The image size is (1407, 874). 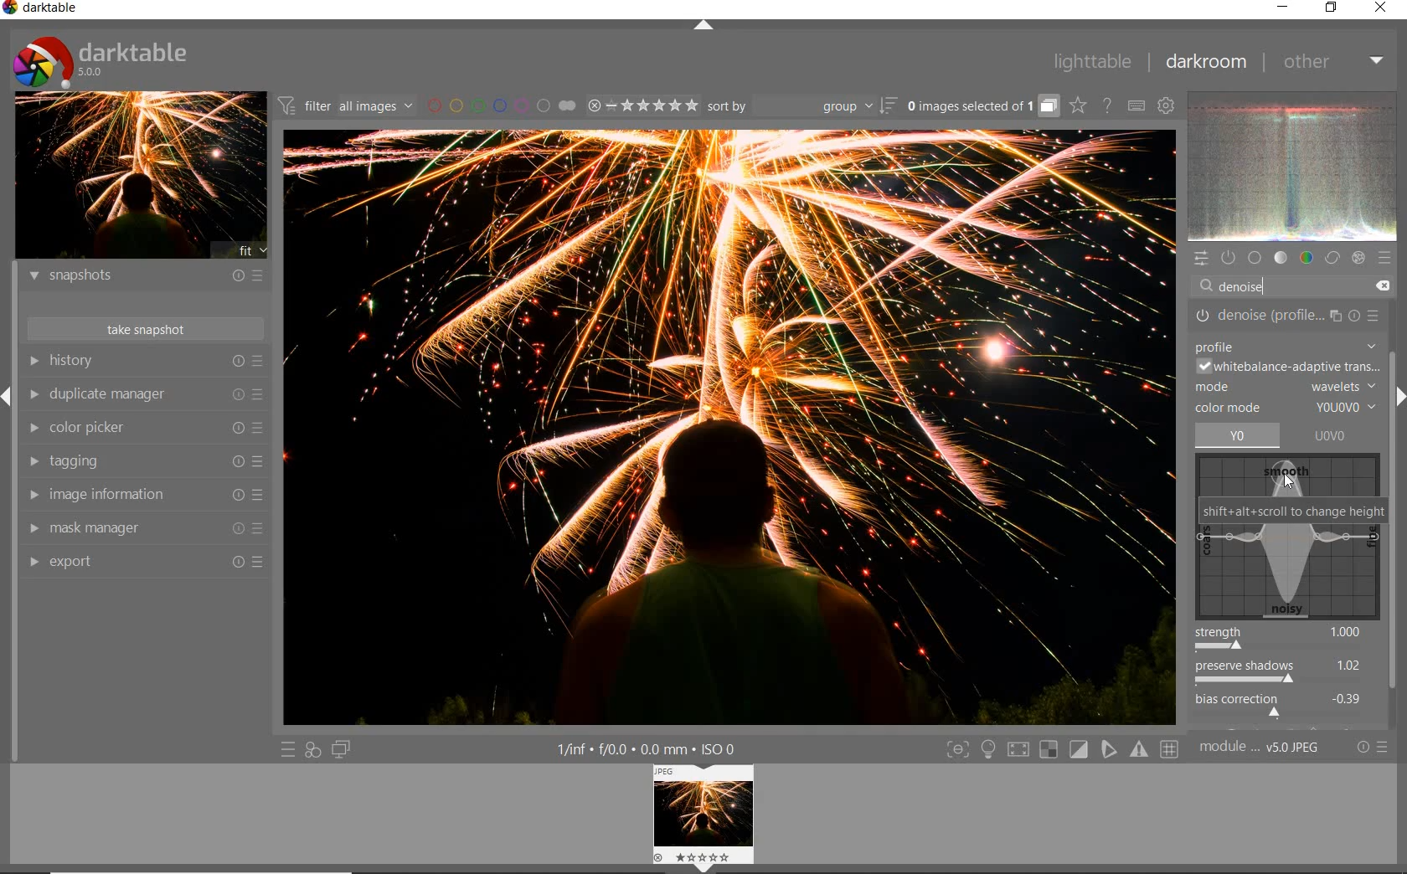 I want to click on Toggle modes, so click(x=1061, y=748).